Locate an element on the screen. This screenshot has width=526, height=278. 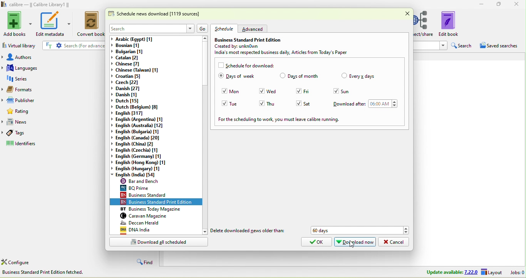
publishers is located at coordinates (53, 100).